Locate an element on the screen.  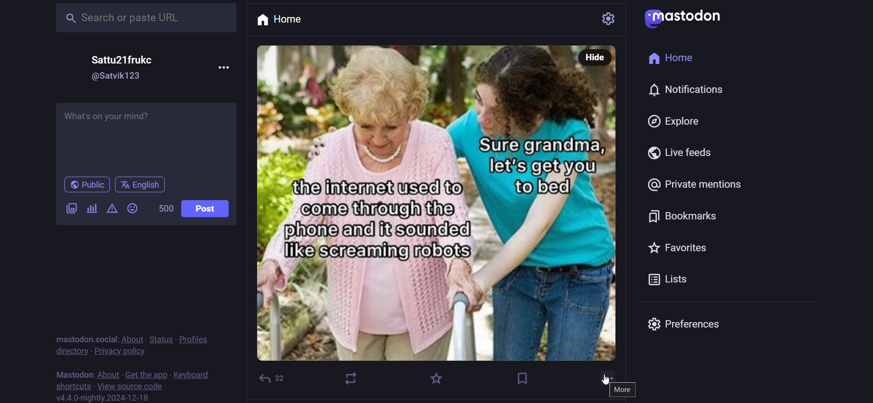
profile is located at coordinates (198, 338).